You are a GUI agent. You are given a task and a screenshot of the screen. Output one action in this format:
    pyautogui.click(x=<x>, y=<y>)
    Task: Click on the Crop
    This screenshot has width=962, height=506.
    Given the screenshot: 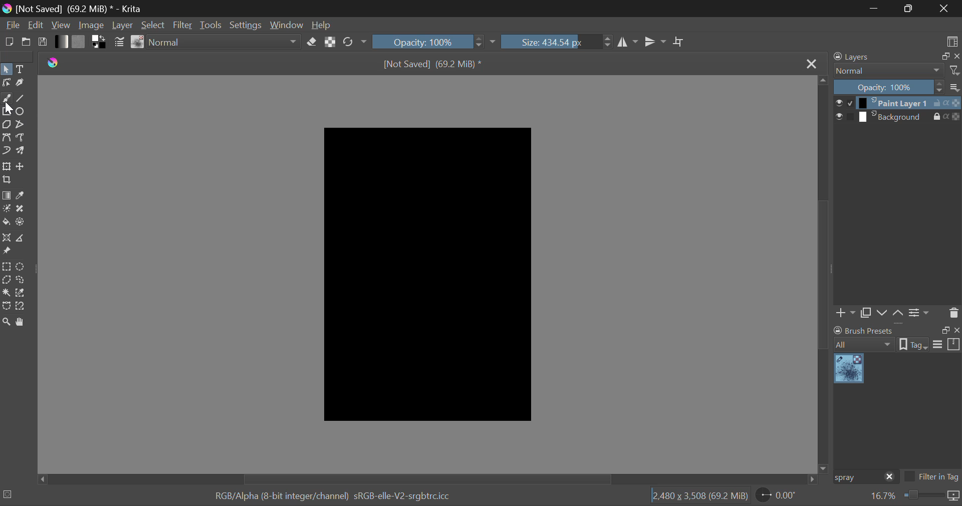 What is the action you would take?
    pyautogui.click(x=680, y=42)
    